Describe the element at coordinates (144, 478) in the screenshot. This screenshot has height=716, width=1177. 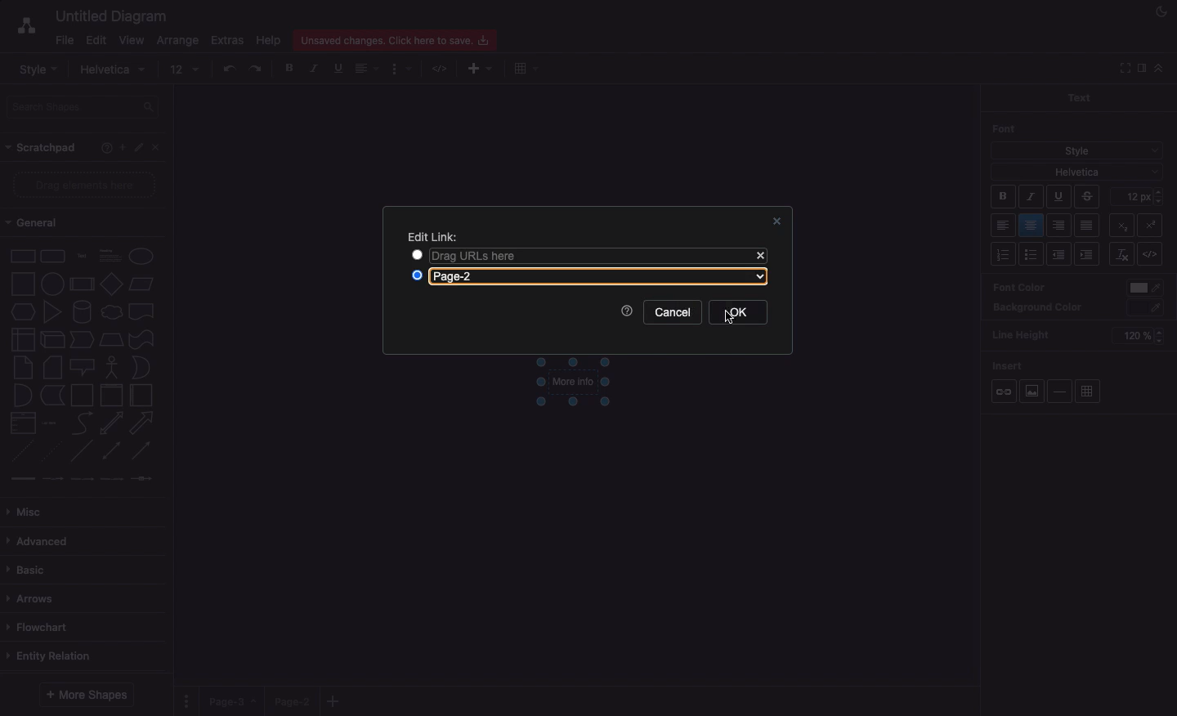
I see `connector with symbol` at that location.